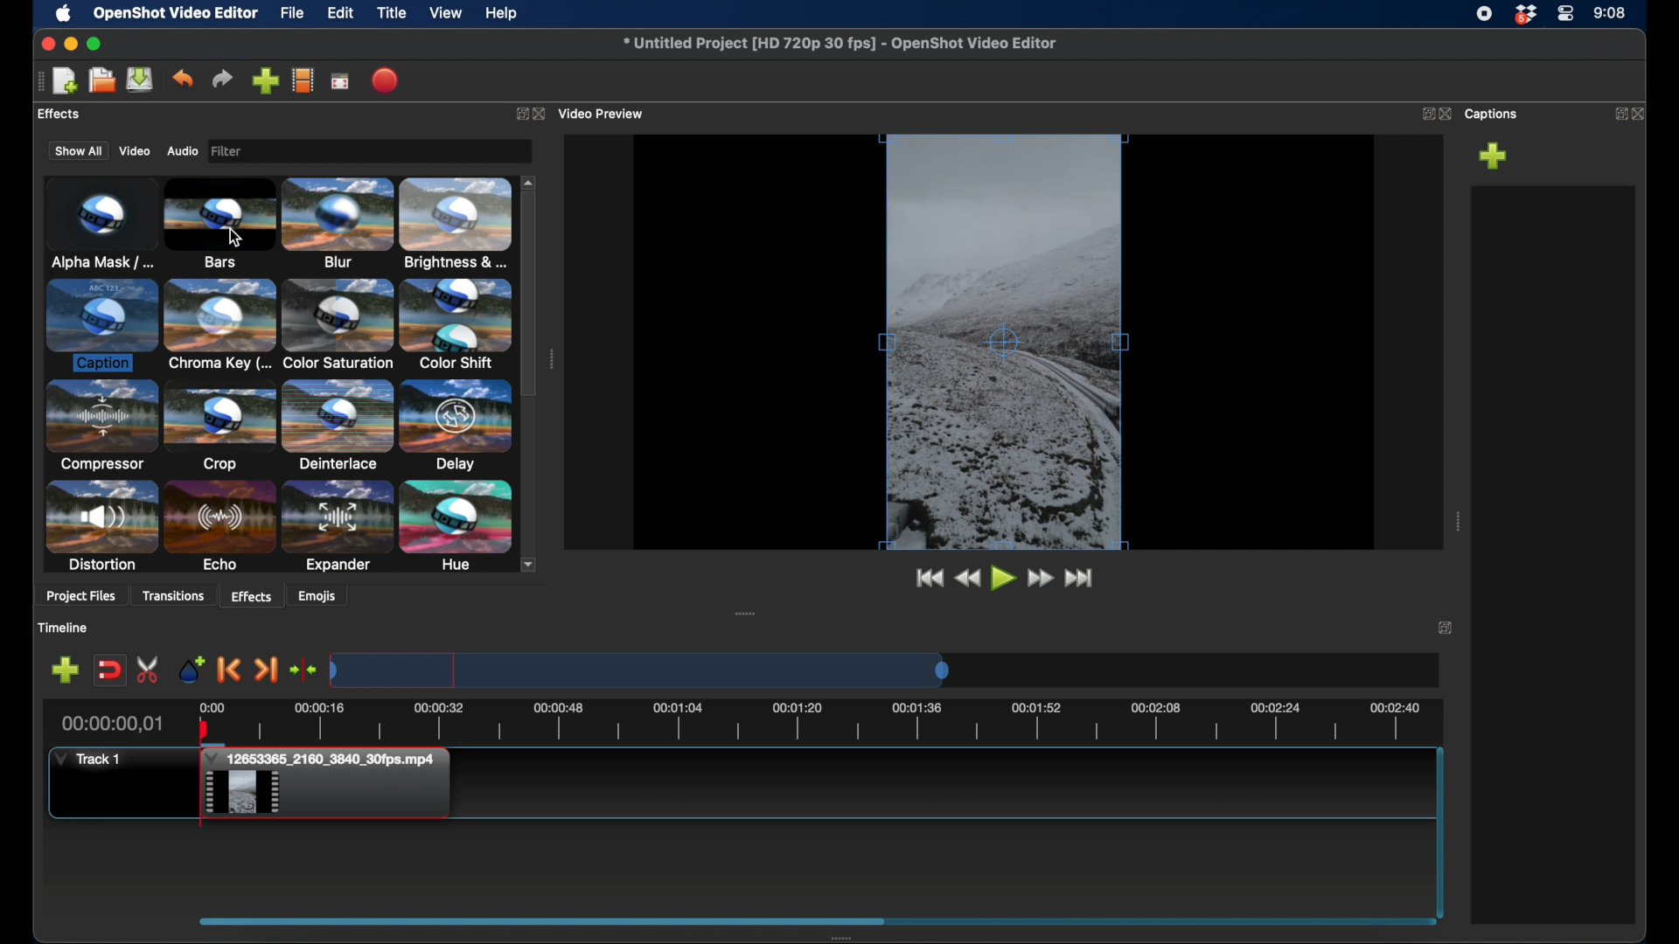 This screenshot has height=944, width=1679. What do you see at coordinates (66, 80) in the screenshot?
I see `new project` at bounding box center [66, 80].